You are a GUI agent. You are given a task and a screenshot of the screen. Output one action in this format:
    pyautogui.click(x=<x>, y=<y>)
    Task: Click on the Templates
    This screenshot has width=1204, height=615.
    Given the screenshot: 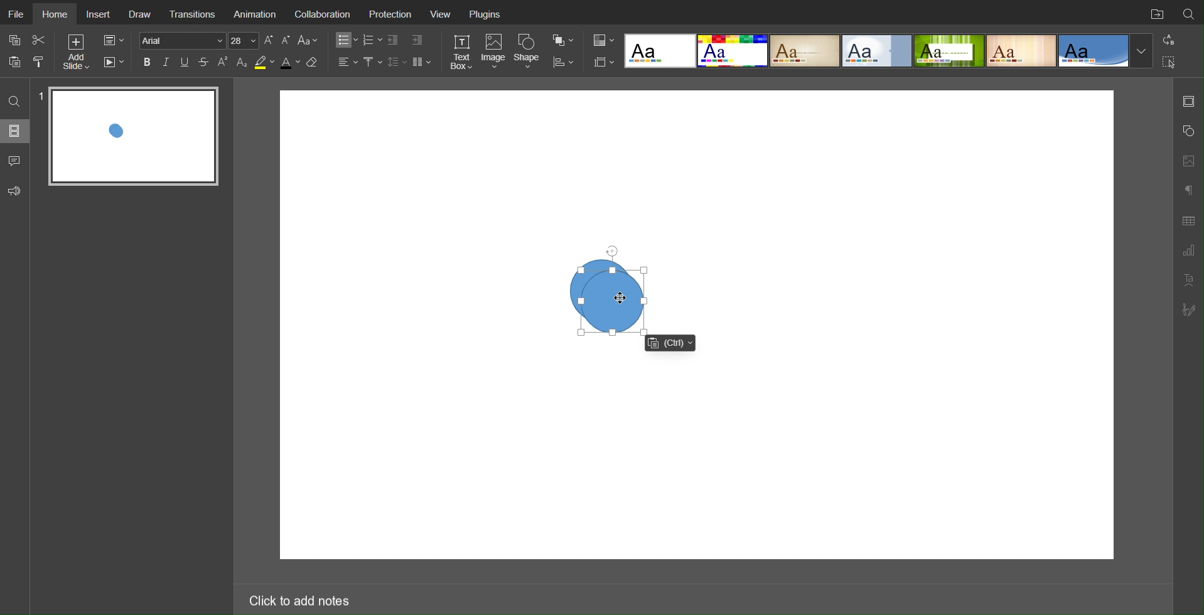 What is the action you would take?
    pyautogui.click(x=890, y=50)
    